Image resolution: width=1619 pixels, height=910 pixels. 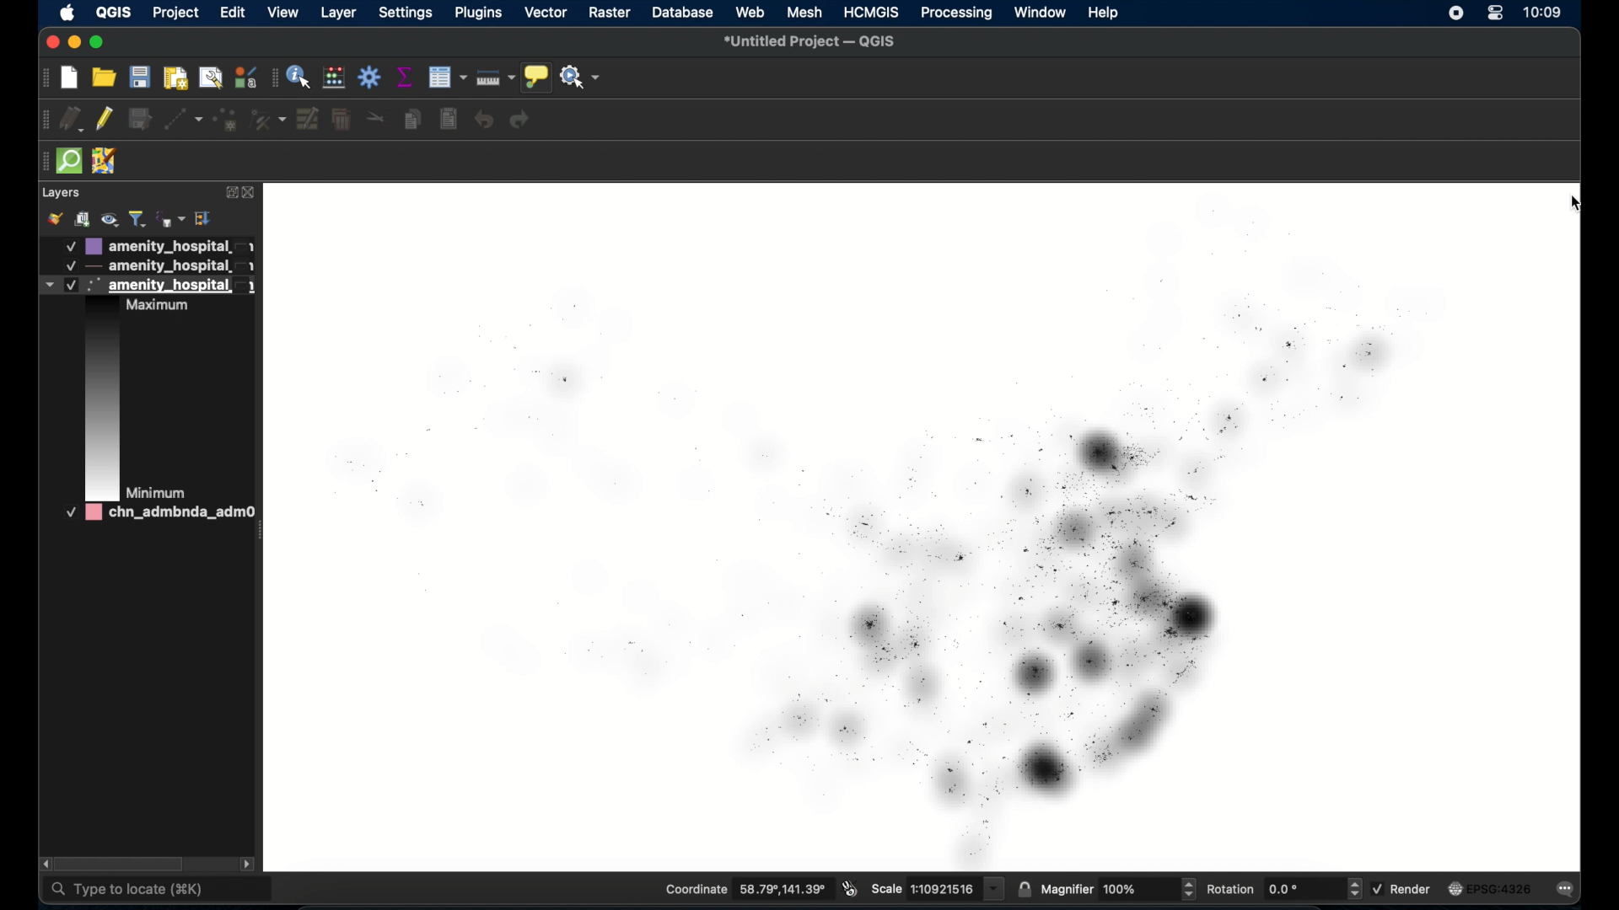 What do you see at coordinates (51, 43) in the screenshot?
I see `close` at bounding box center [51, 43].